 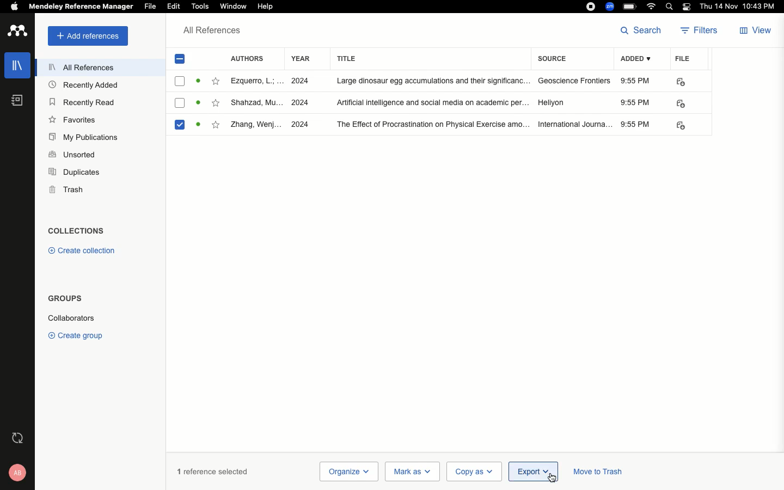 I want to click on Logo, so click(x=17, y=32).